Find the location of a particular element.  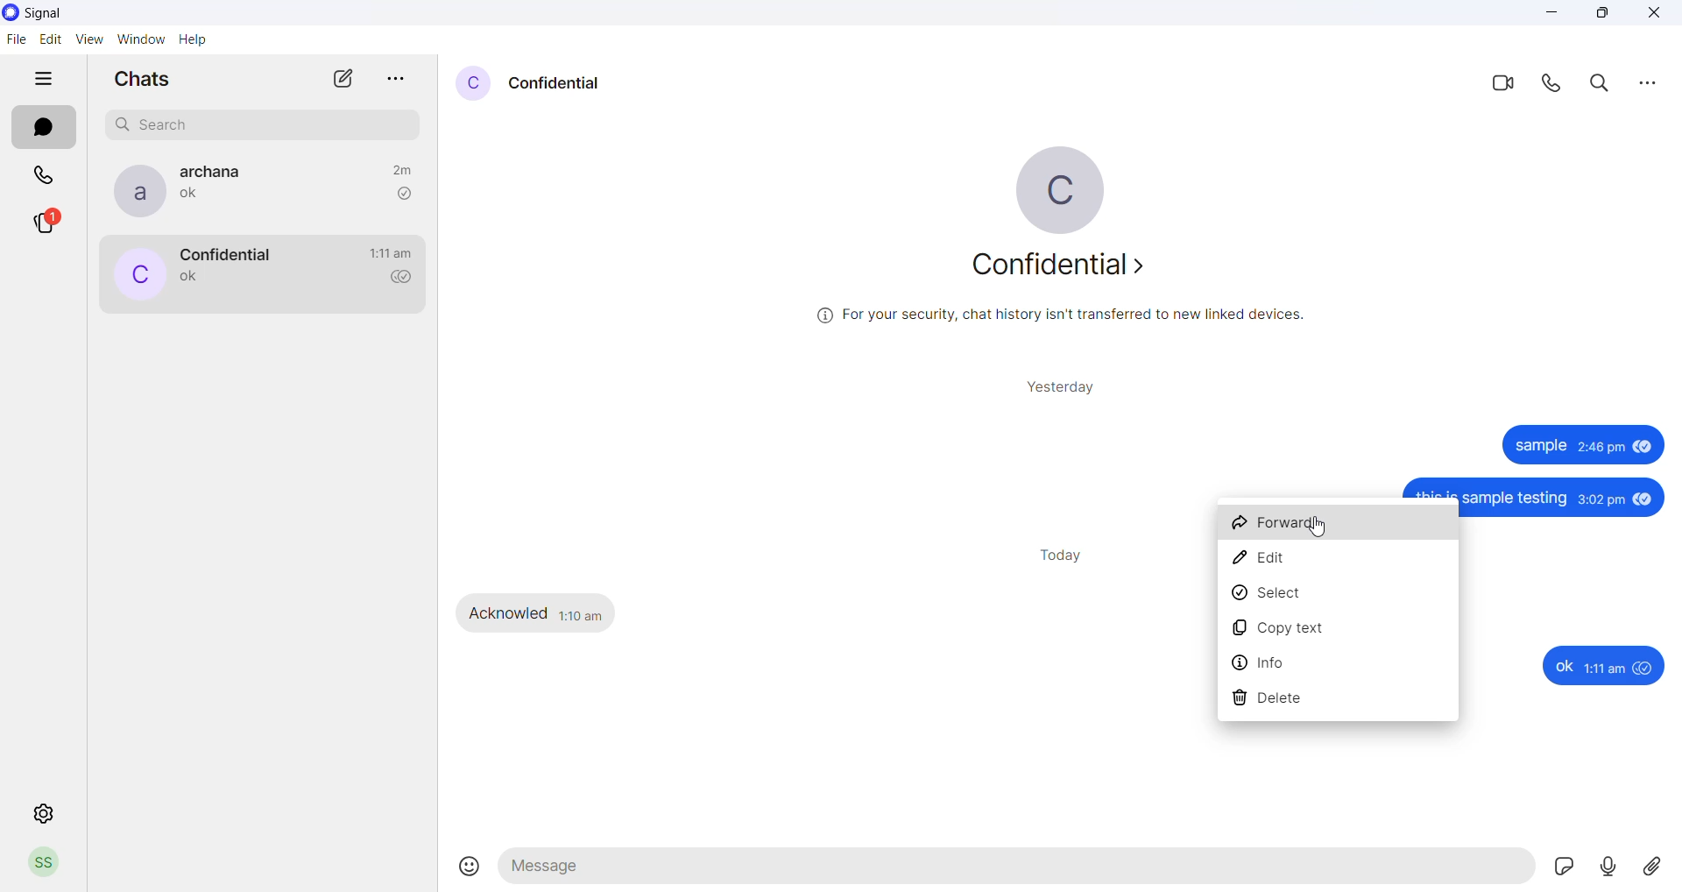

ok is located at coordinates (1563, 667).